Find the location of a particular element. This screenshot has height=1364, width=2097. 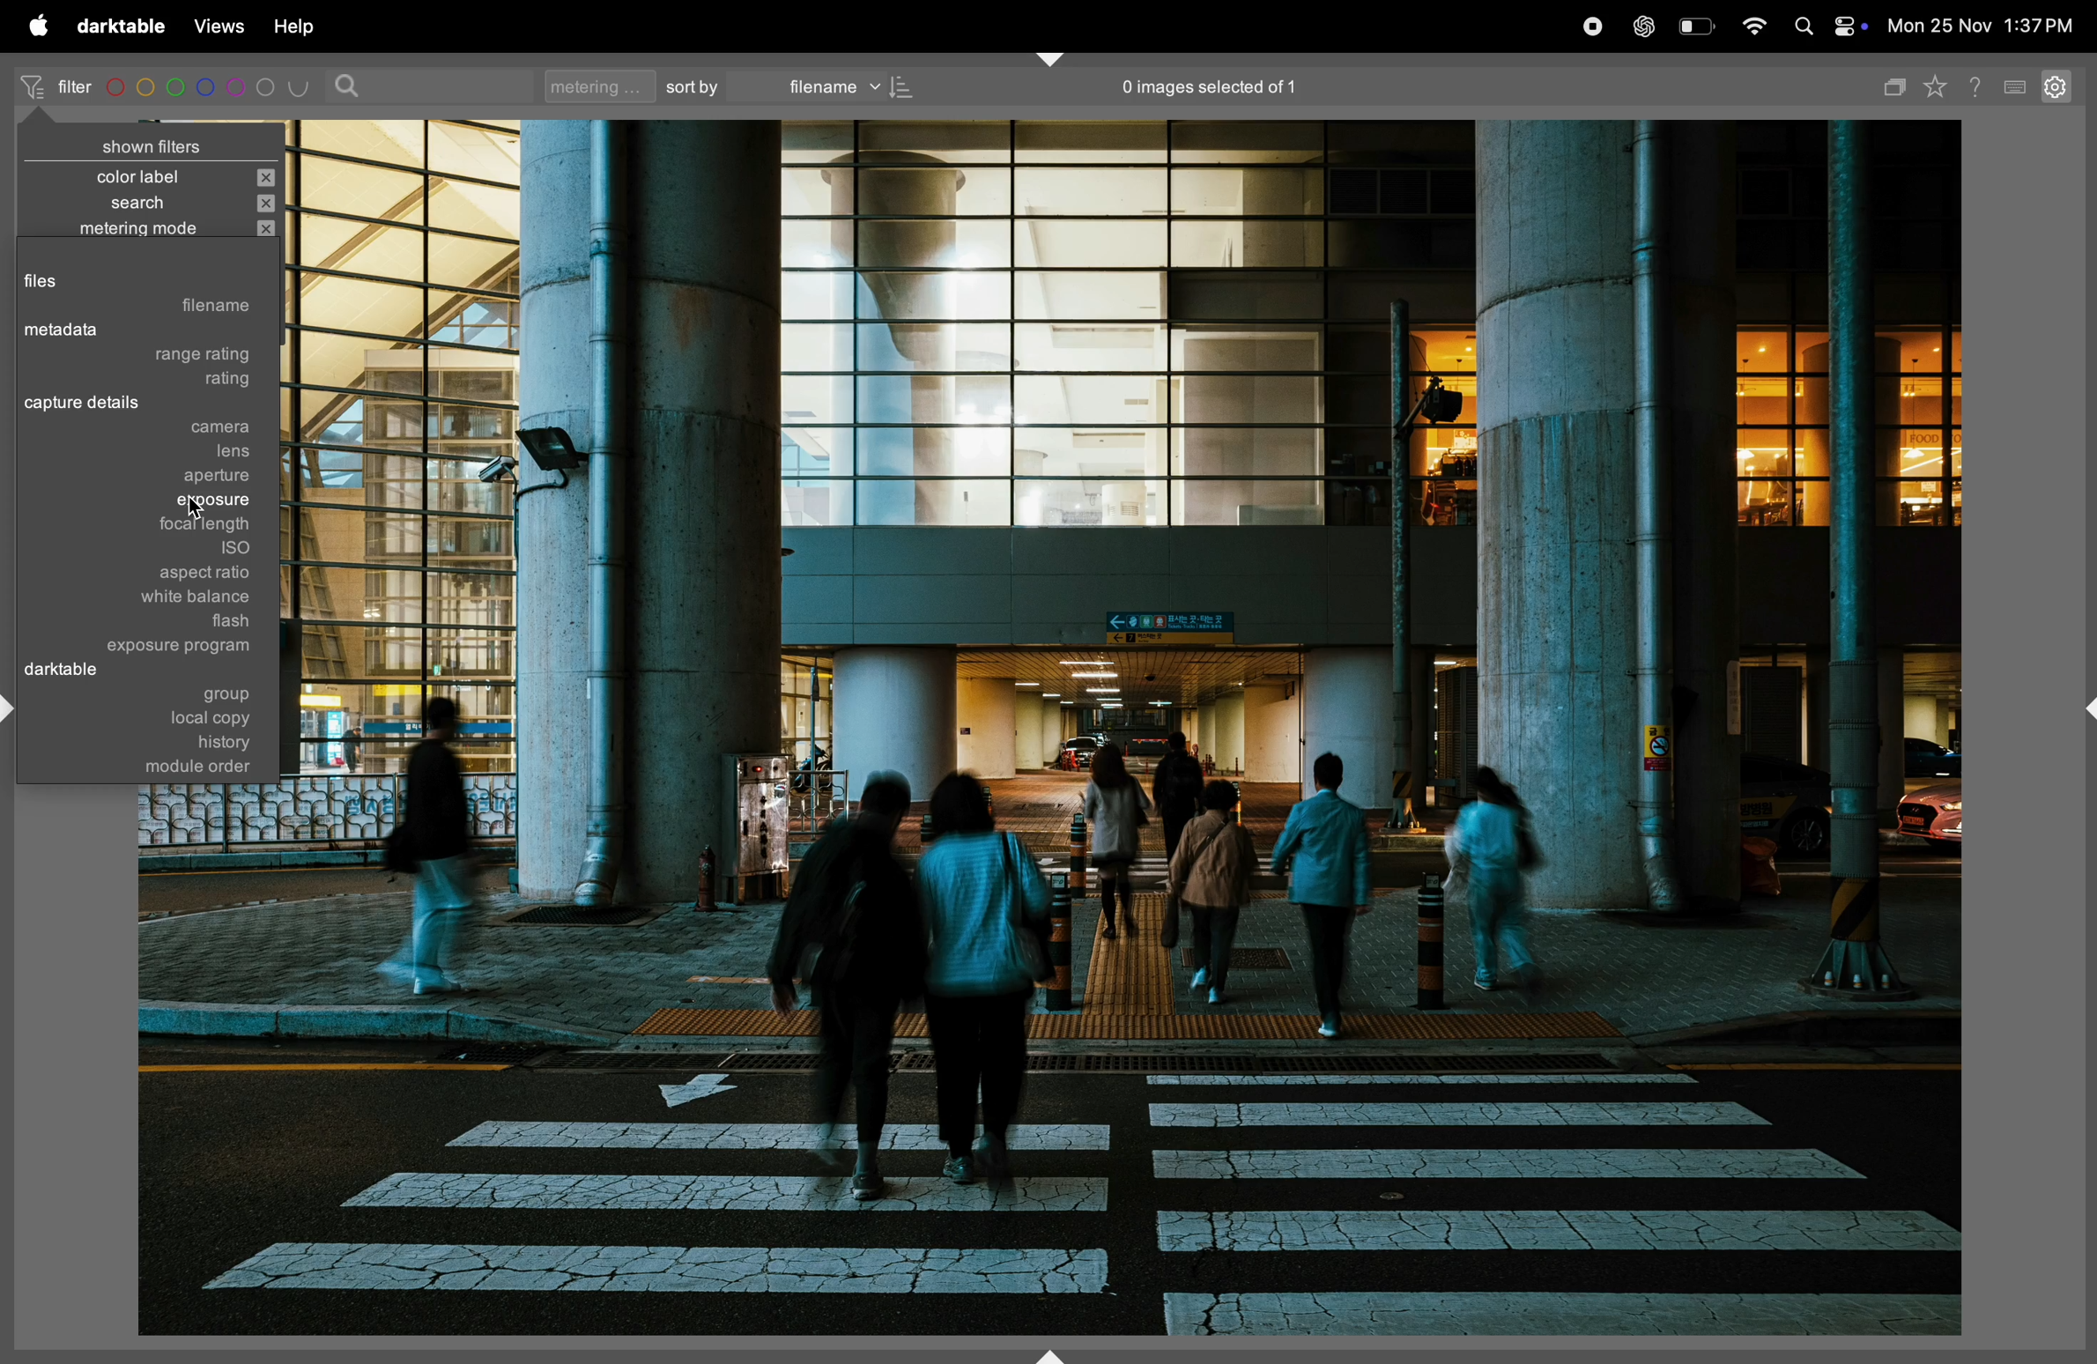

sort by is located at coordinates (693, 86).